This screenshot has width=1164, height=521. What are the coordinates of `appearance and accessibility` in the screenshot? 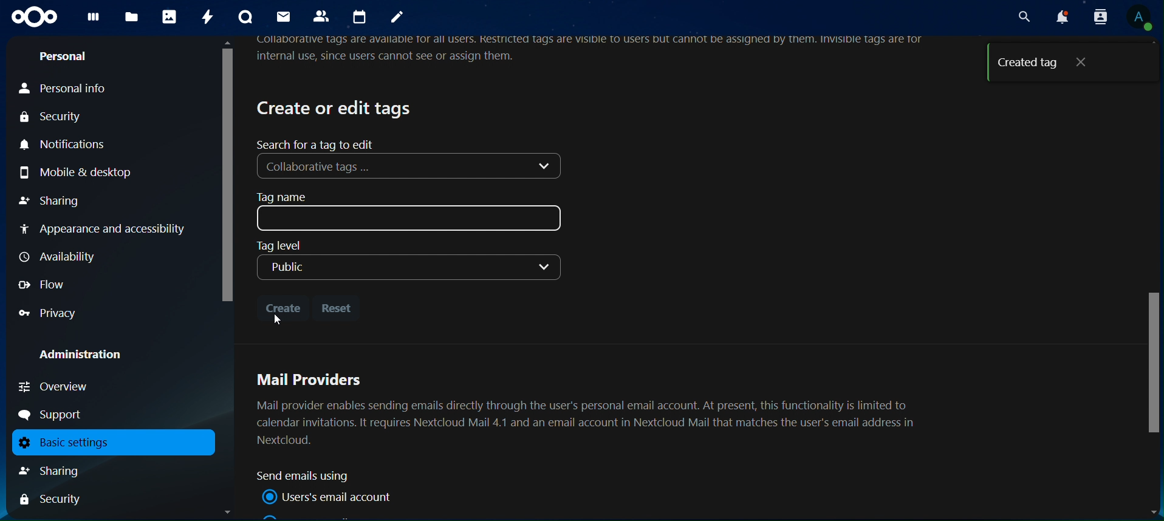 It's located at (104, 231).